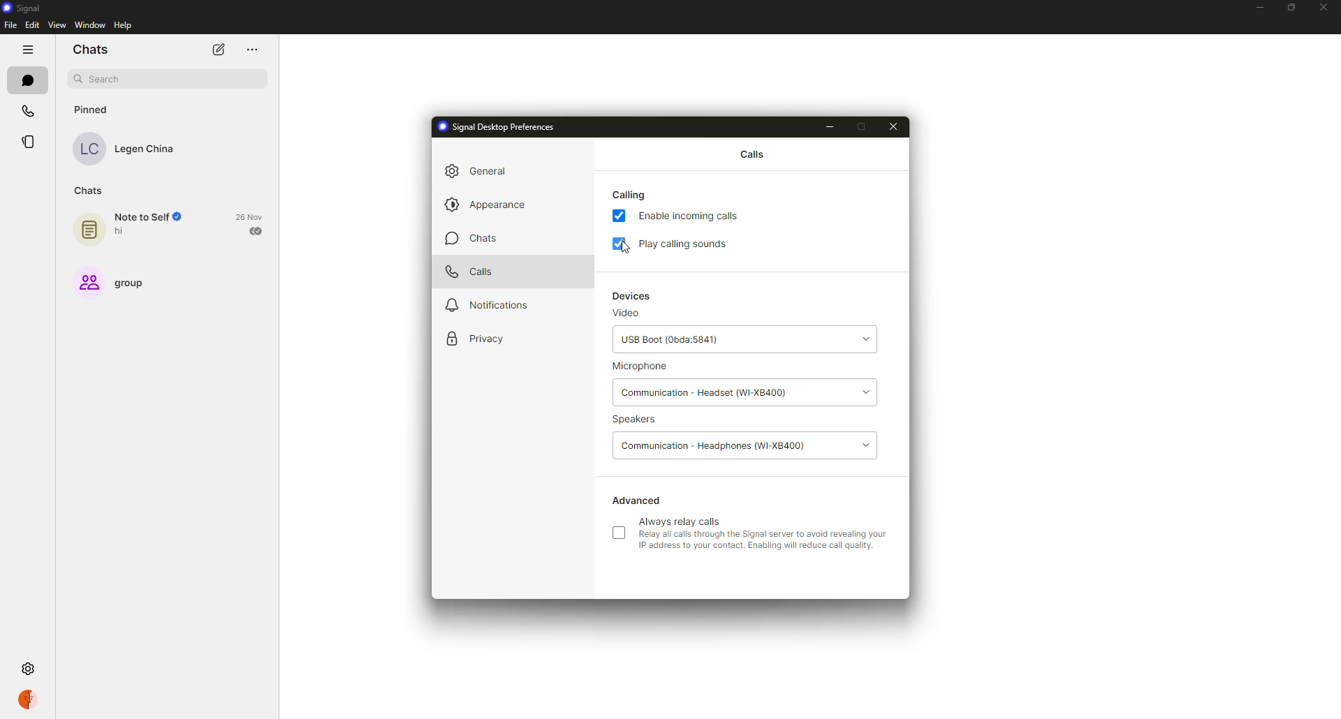  I want to click on calls, so click(755, 154).